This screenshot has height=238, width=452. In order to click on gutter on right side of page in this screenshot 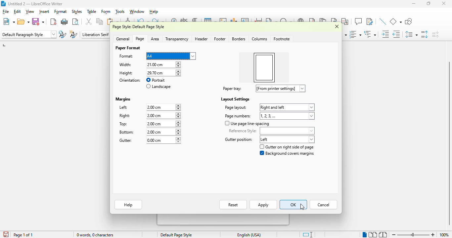, I will do `click(287, 147)`.